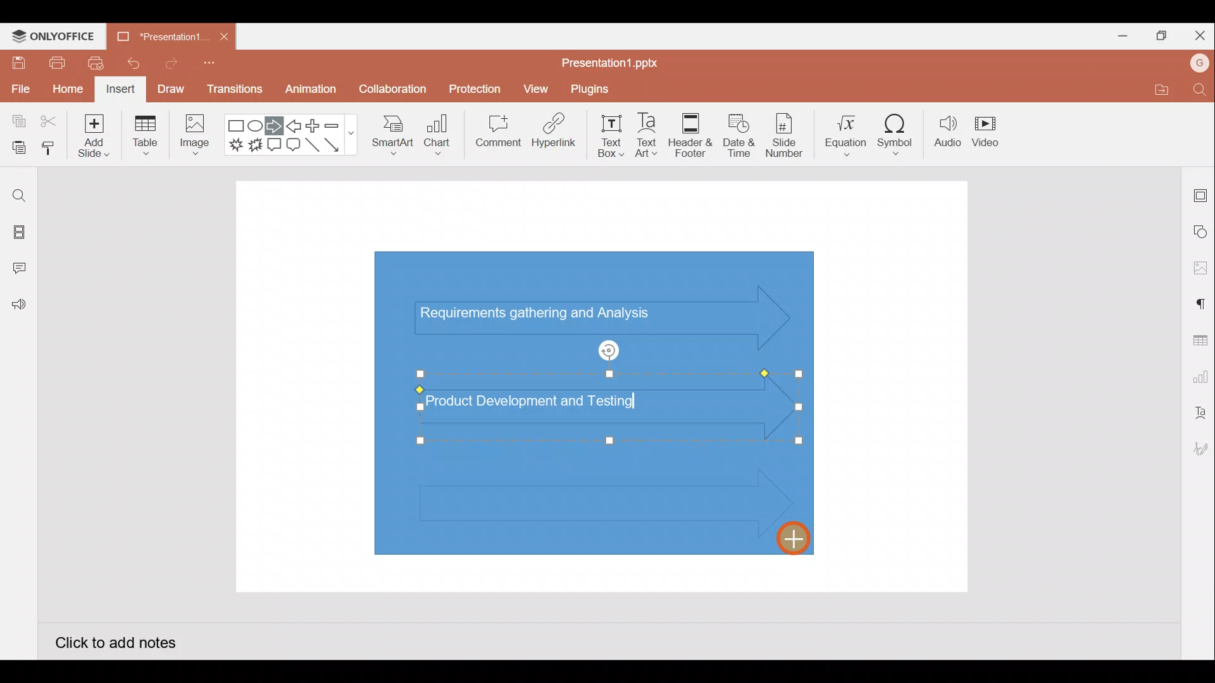 The height and width of the screenshot is (683, 1215). What do you see at coordinates (1200, 268) in the screenshot?
I see `Image settings` at bounding box center [1200, 268].